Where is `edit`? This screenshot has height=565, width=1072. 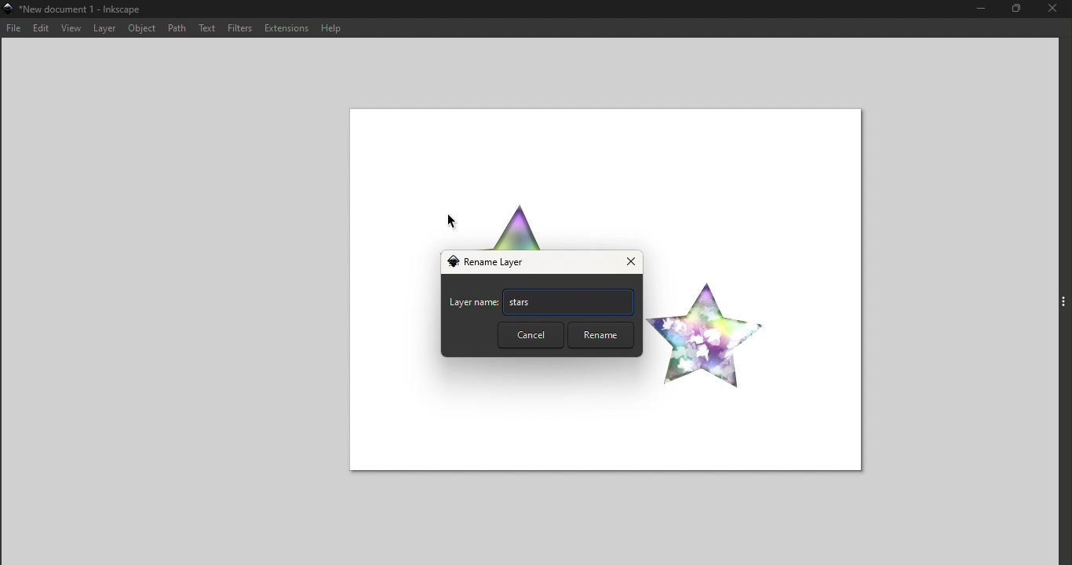 edit is located at coordinates (39, 29).